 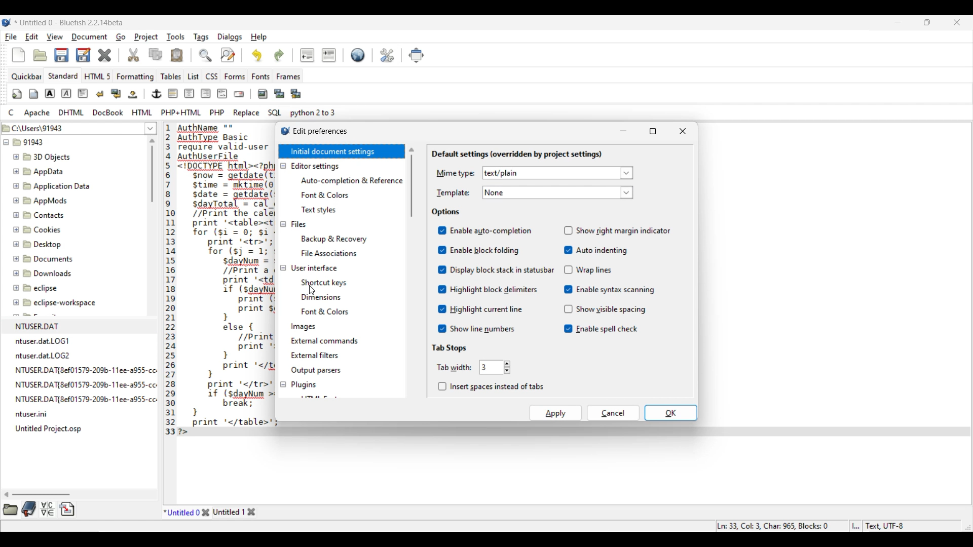 I want to click on New, so click(x=19, y=55).